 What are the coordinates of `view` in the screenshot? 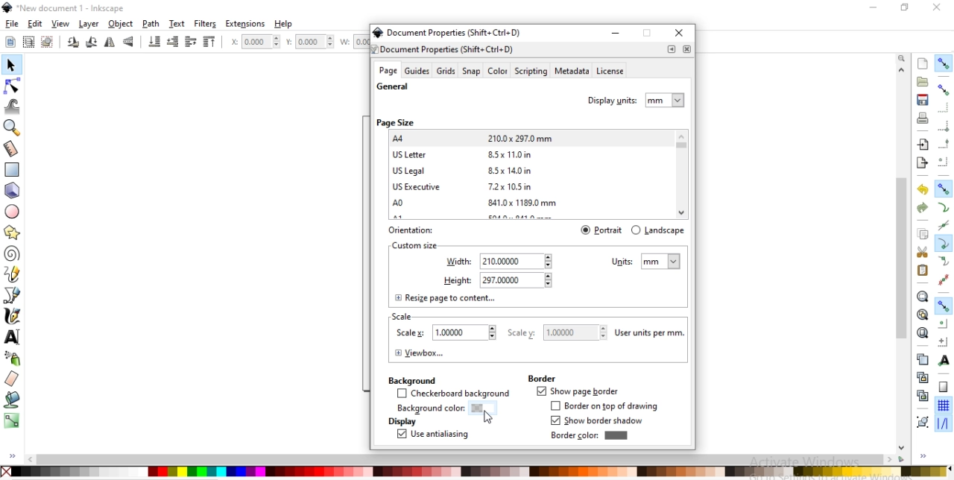 It's located at (61, 24).